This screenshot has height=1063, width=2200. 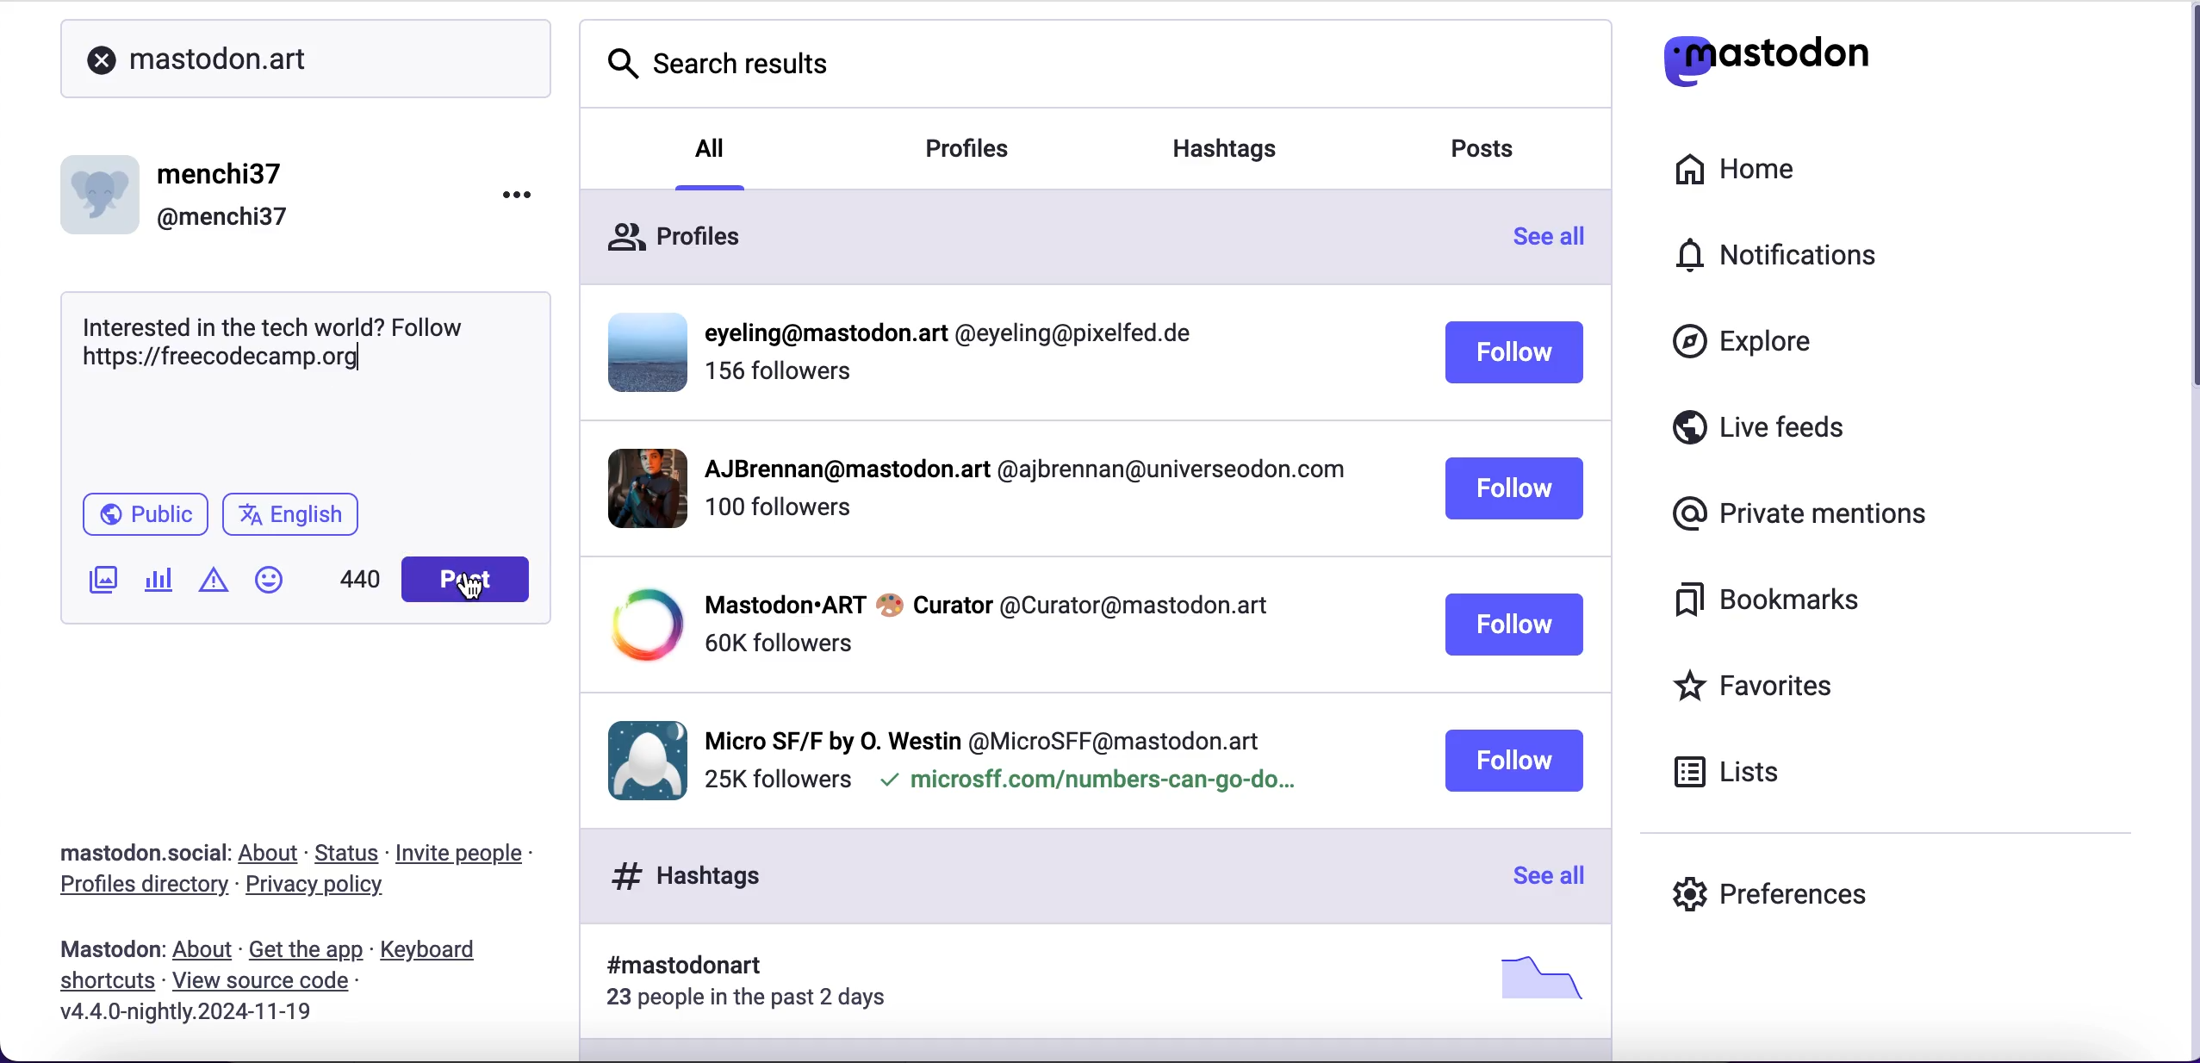 I want to click on live feeds, so click(x=1760, y=434).